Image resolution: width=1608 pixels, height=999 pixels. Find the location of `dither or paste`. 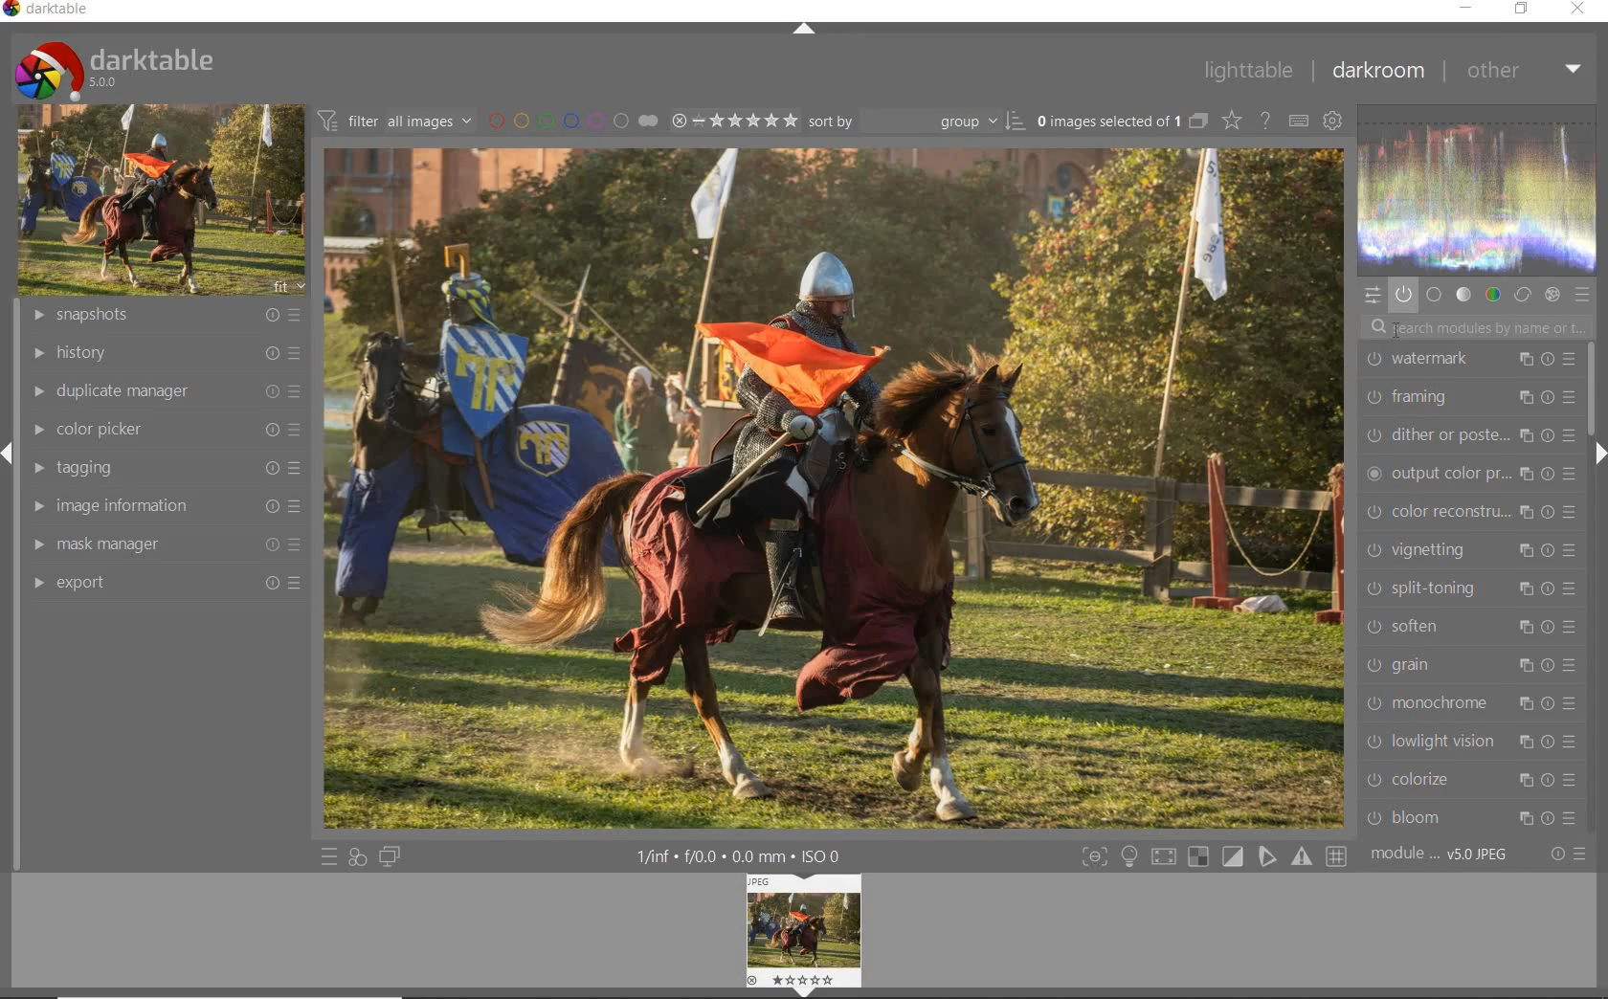

dither or paste is located at coordinates (1466, 436).